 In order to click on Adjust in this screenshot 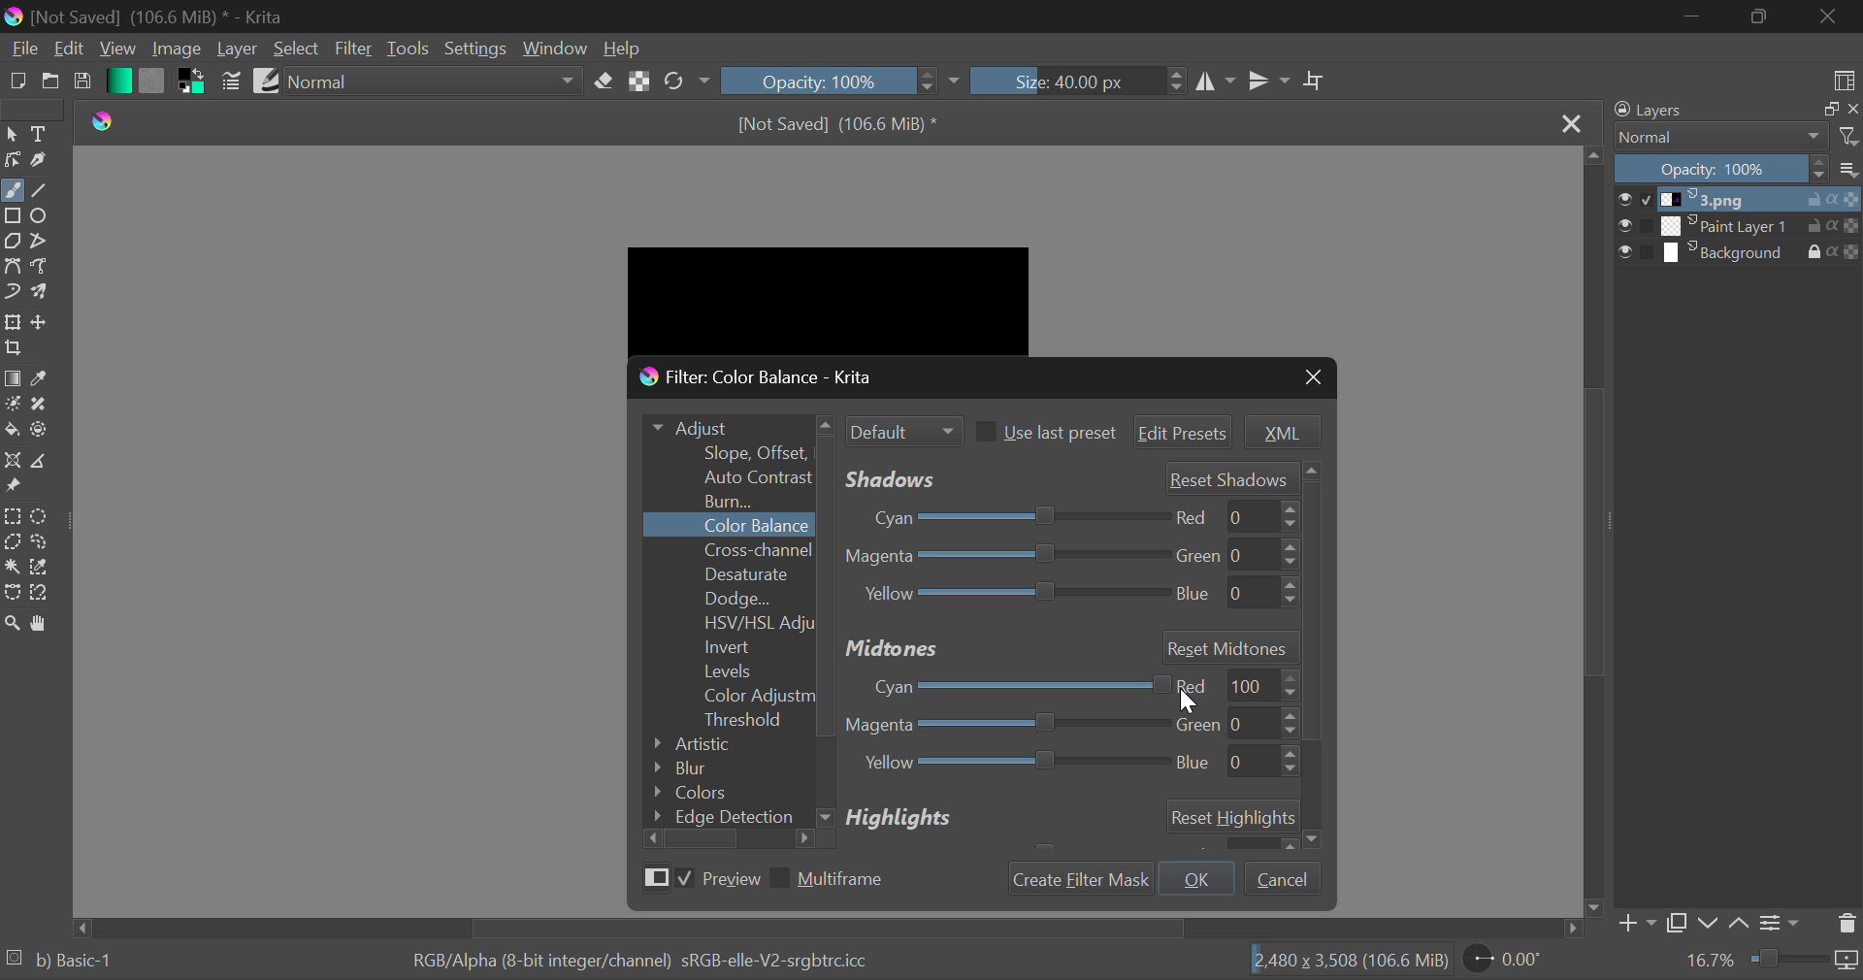, I will do `click(735, 429)`.